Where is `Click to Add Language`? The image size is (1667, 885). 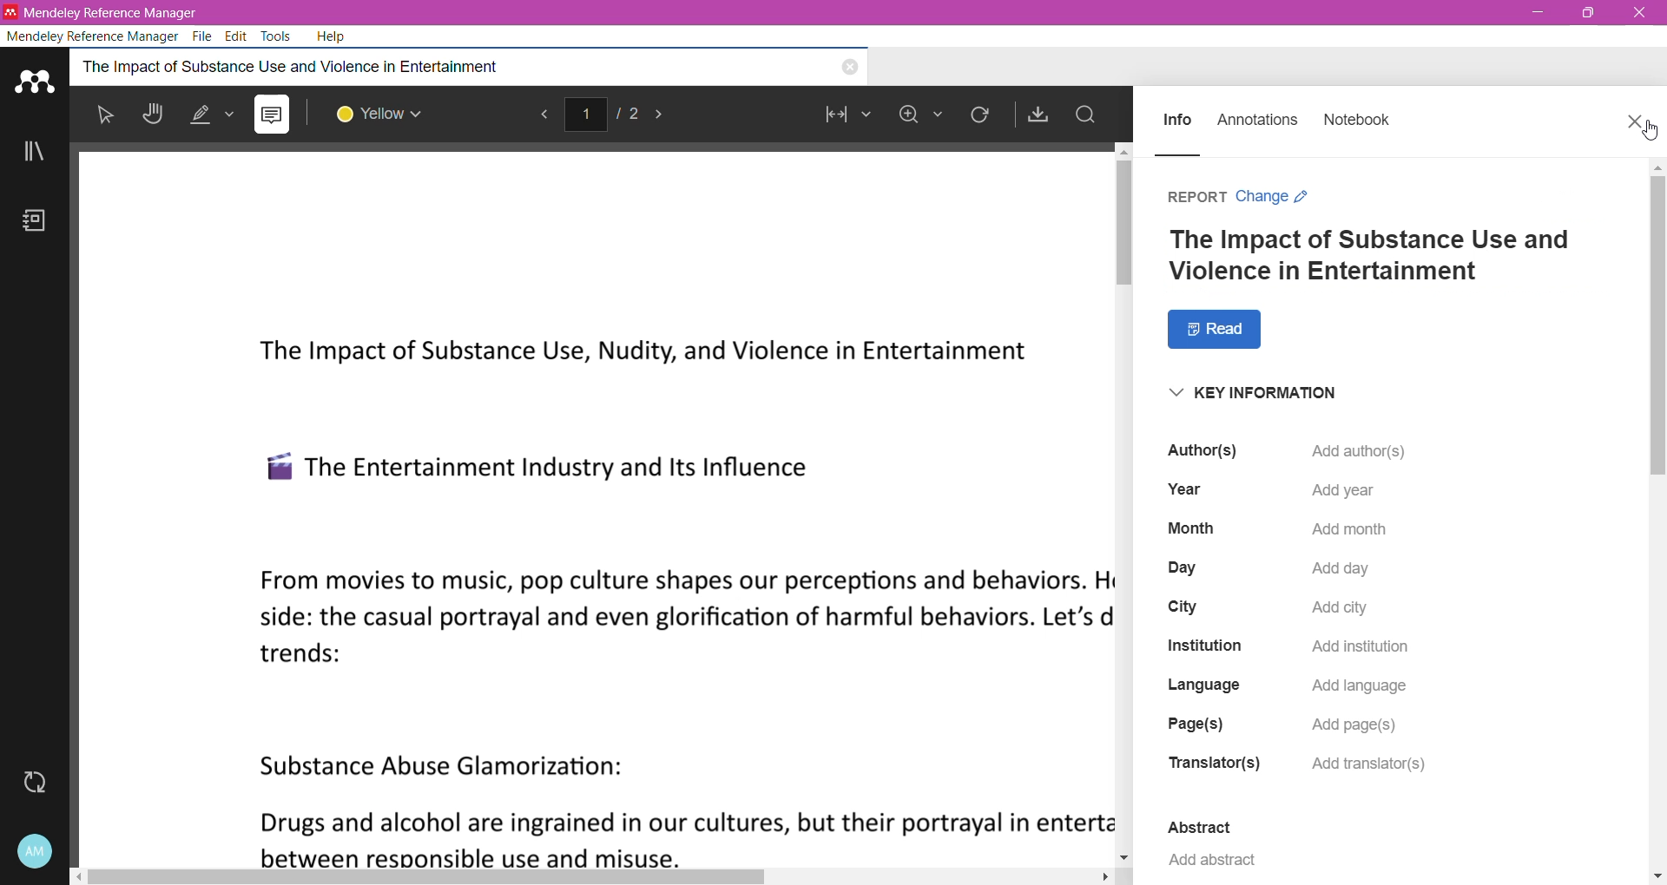 Click to Add Language is located at coordinates (1360, 682).